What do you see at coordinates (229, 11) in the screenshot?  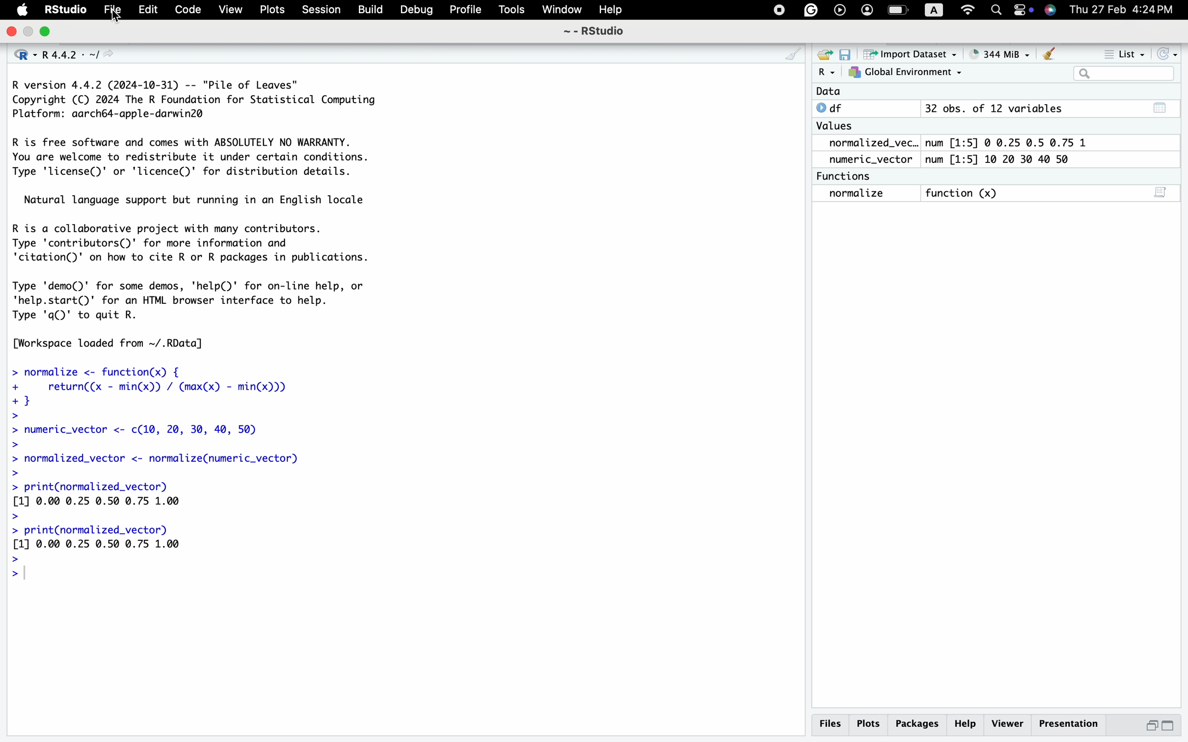 I see `View` at bounding box center [229, 11].